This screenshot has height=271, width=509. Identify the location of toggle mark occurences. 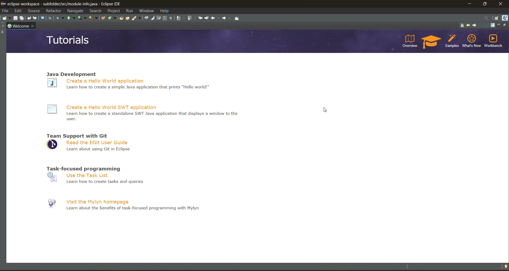
(153, 18).